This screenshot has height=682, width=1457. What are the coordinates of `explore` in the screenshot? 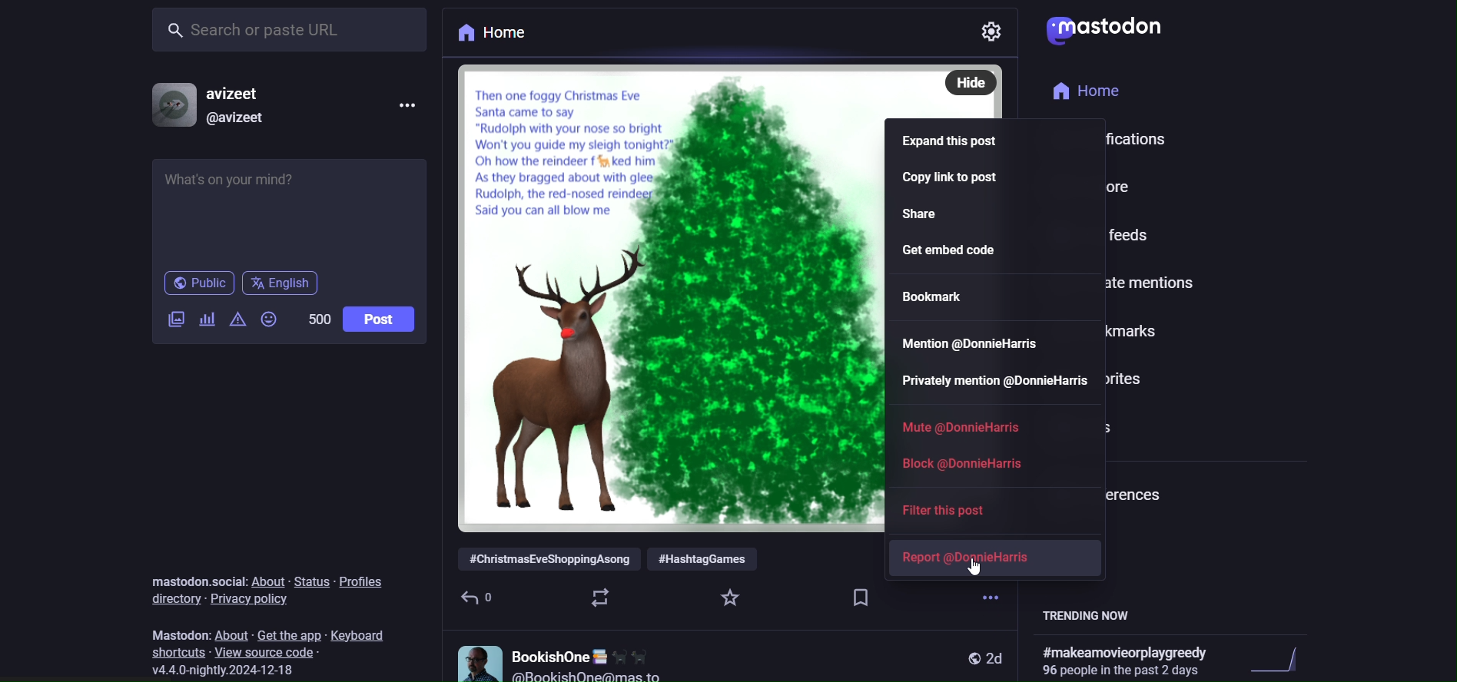 It's located at (1088, 187).